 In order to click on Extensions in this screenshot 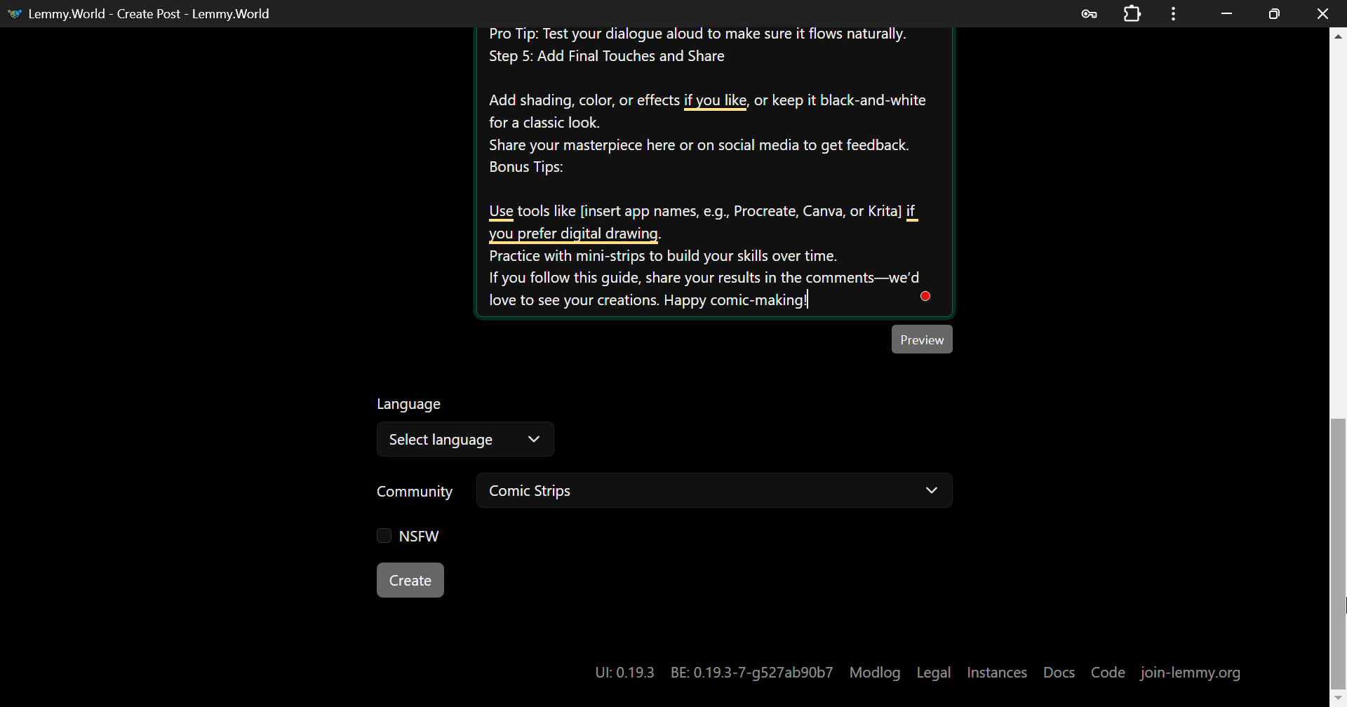, I will do `click(1135, 13)`.